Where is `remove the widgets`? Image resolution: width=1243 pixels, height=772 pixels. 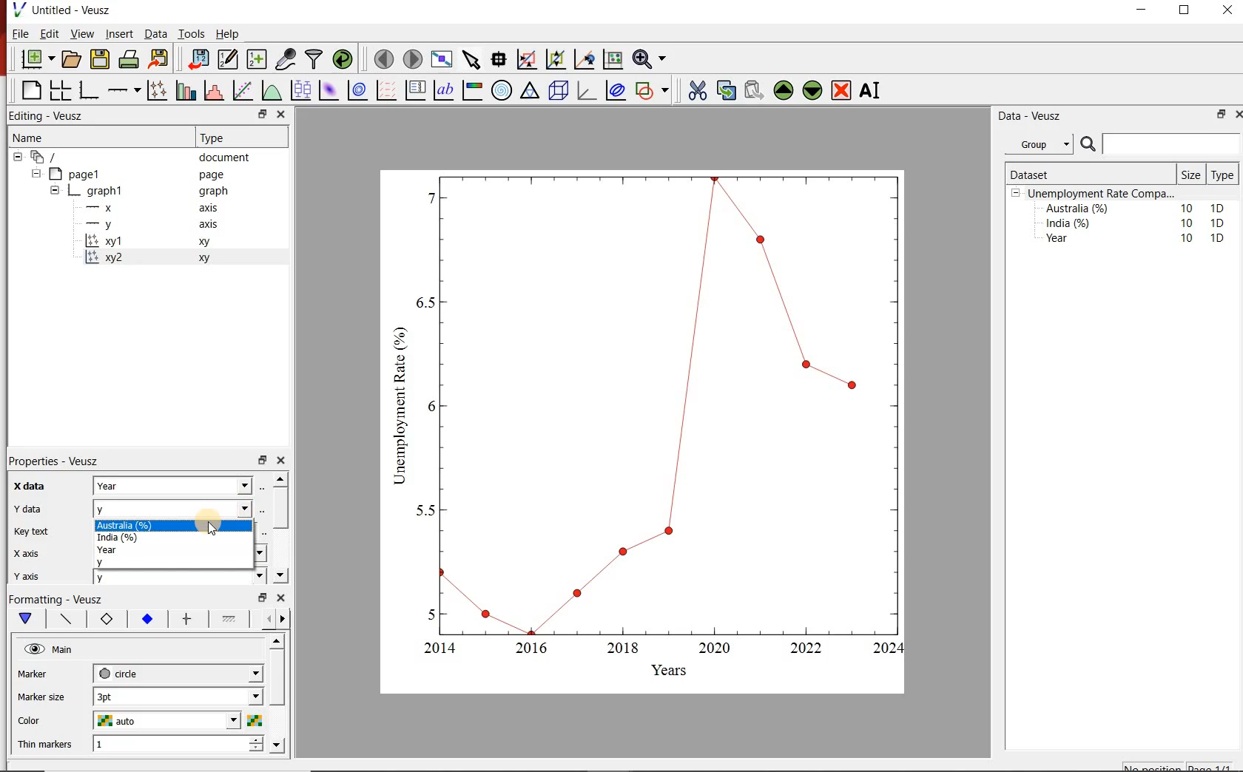 remove the widgets is located at coordinates (841, 90).